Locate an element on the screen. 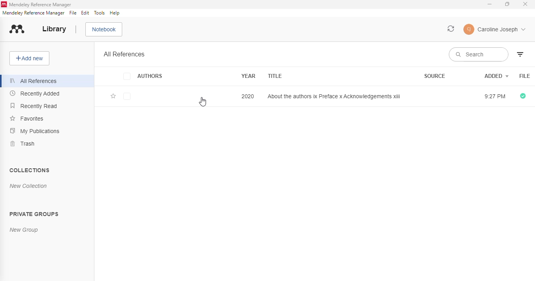 The height and width of the screenshot is (281, 535). all references is located at coordinates (33, 81).